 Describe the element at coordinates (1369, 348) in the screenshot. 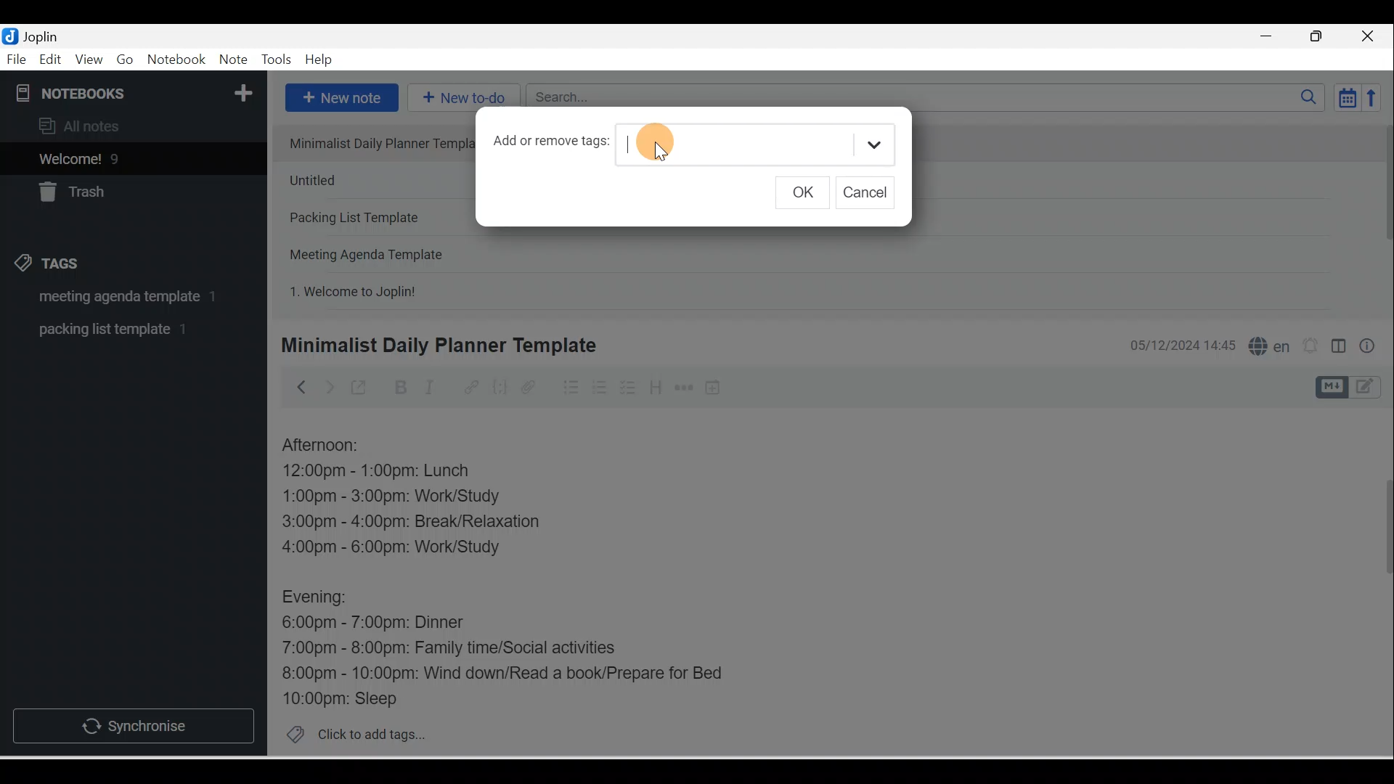

I see `Note properties` at that location.